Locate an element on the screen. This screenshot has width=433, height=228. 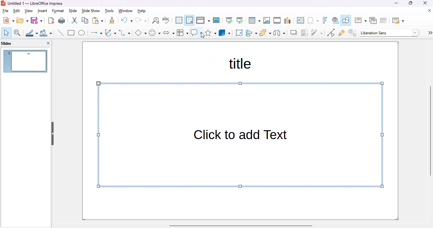
close document is located at coordinates (428, 10).